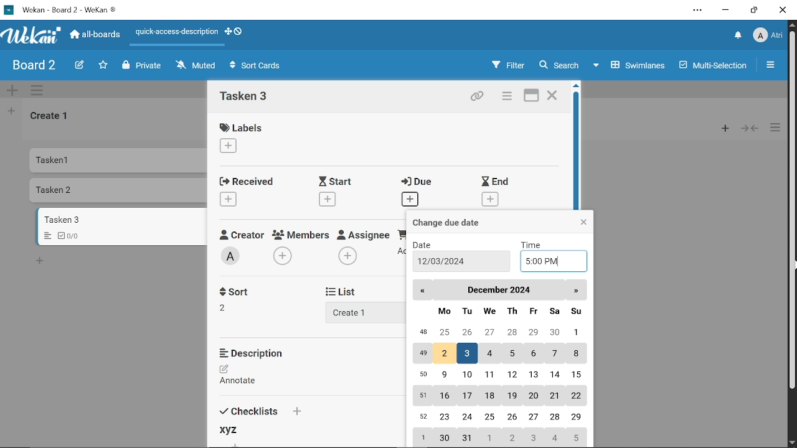 The image size is (797, 448). I want to click on previous month, so click(423, 292).